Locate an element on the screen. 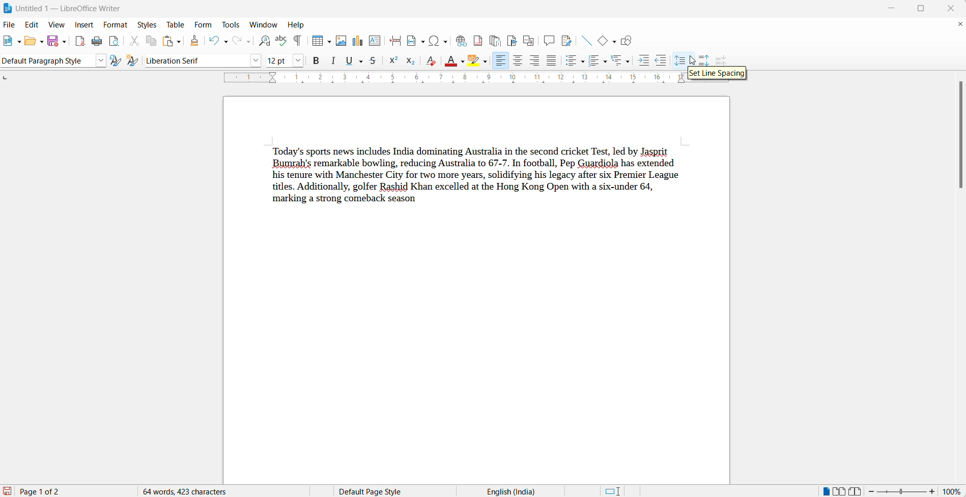 The image size is (966, 497). strike through is located at coordinates (374, 60).